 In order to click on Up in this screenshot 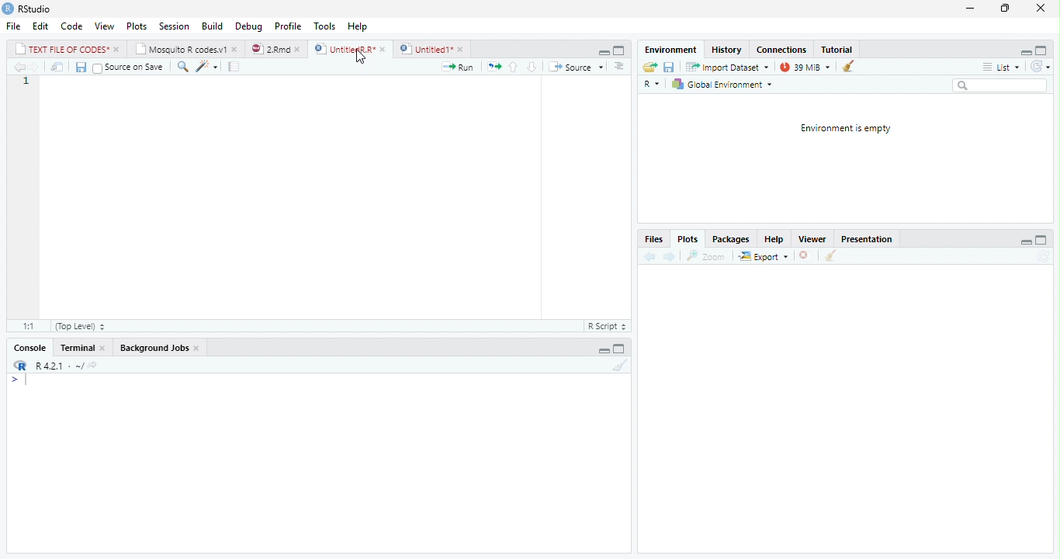, I will do `click(512, 67)`.